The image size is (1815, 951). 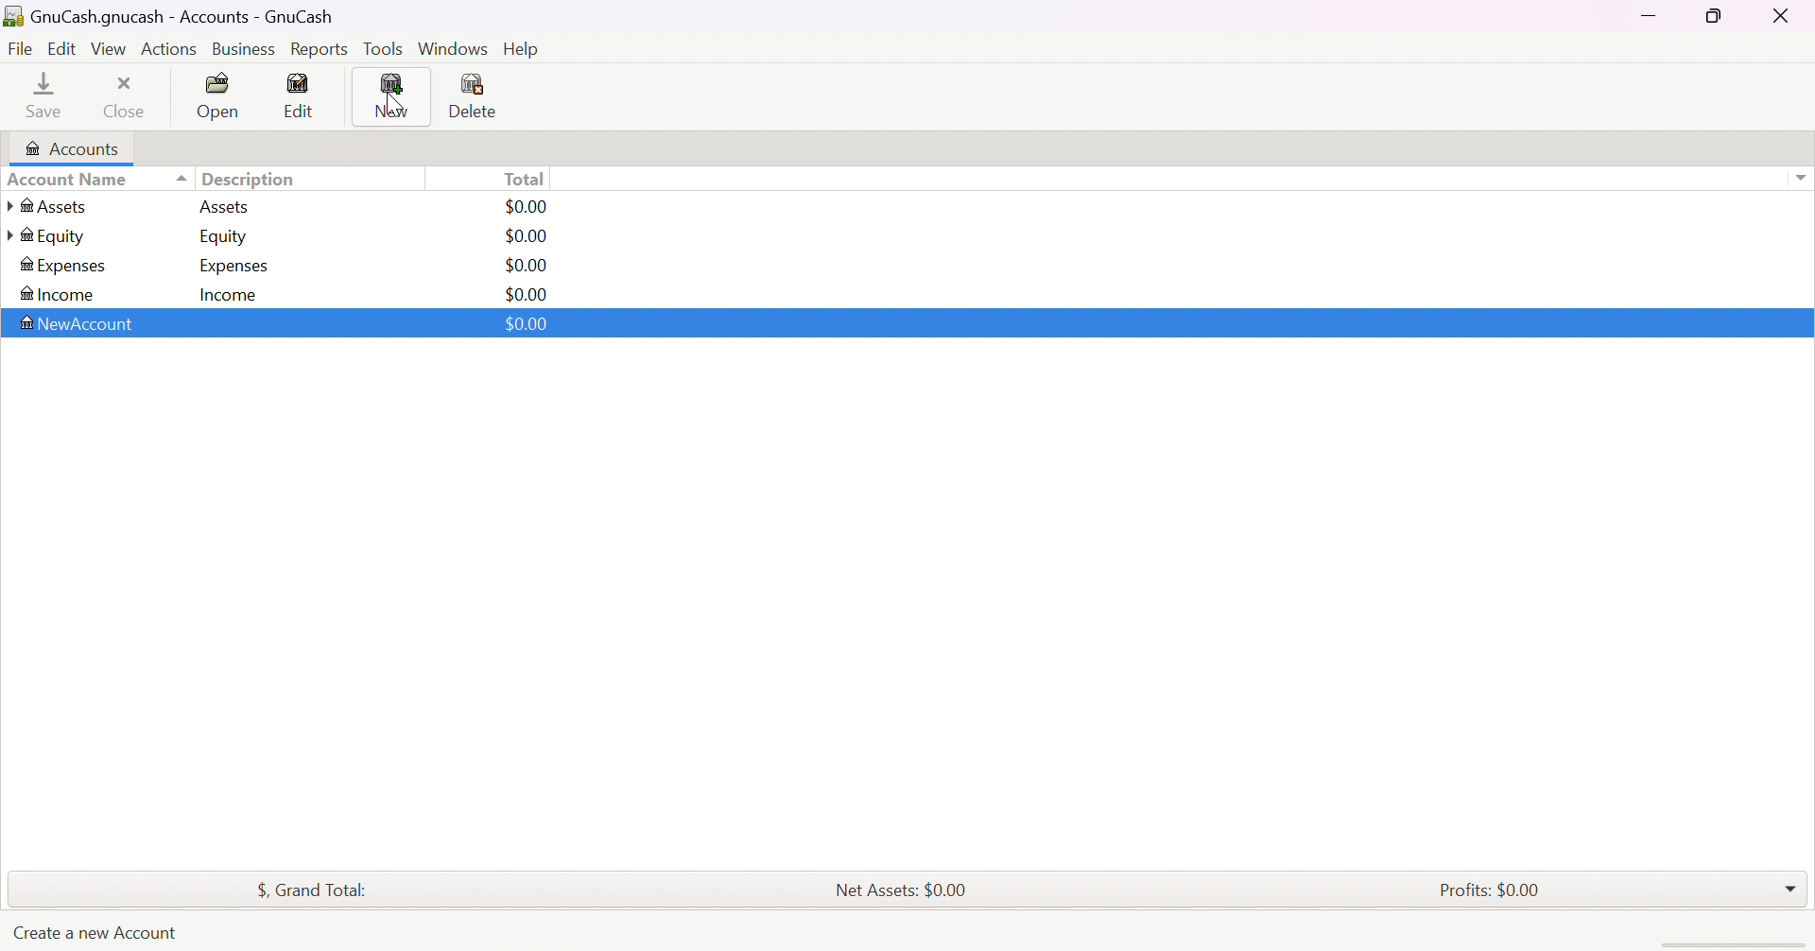 What do you see at coordinates (175, 17) in the screenshot?
I see `GnuCash.gnucash - Accounts - GnuCash` at bounding box center [175, 17].